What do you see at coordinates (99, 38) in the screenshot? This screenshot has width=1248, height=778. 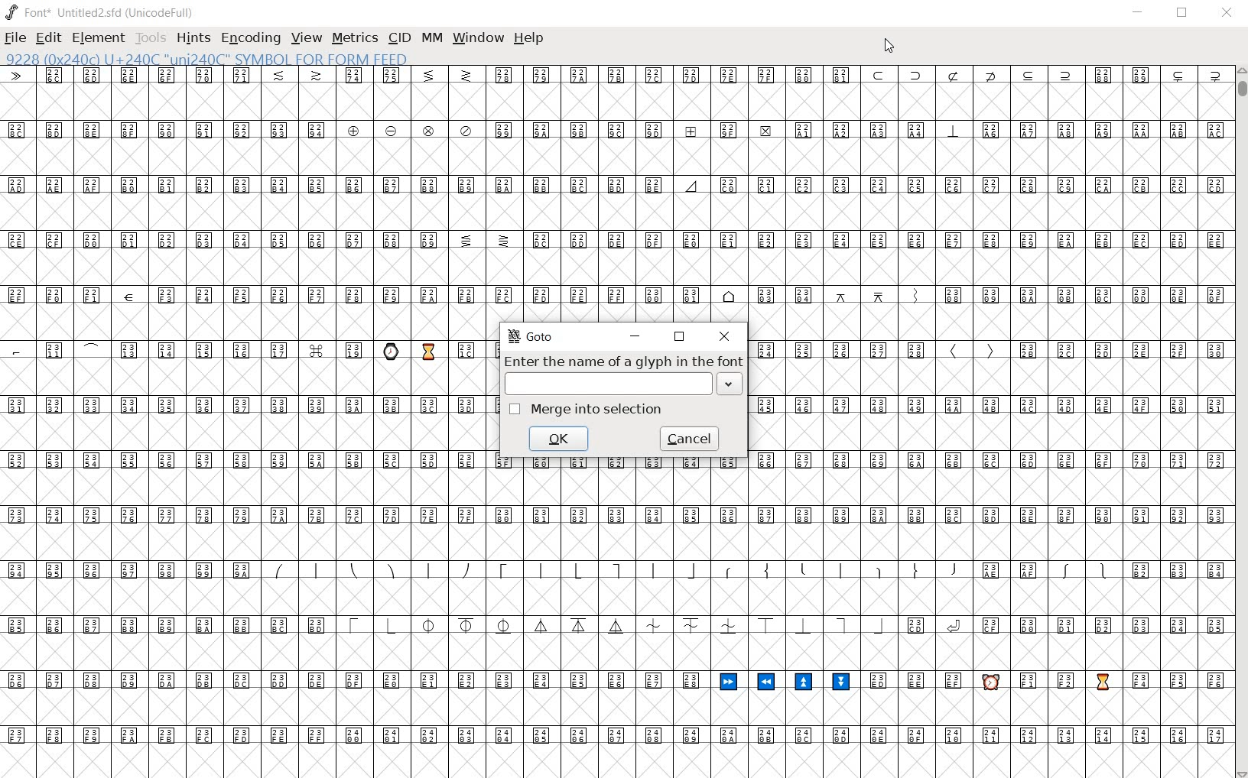 I see `Element` at bounding box center [99, 38].